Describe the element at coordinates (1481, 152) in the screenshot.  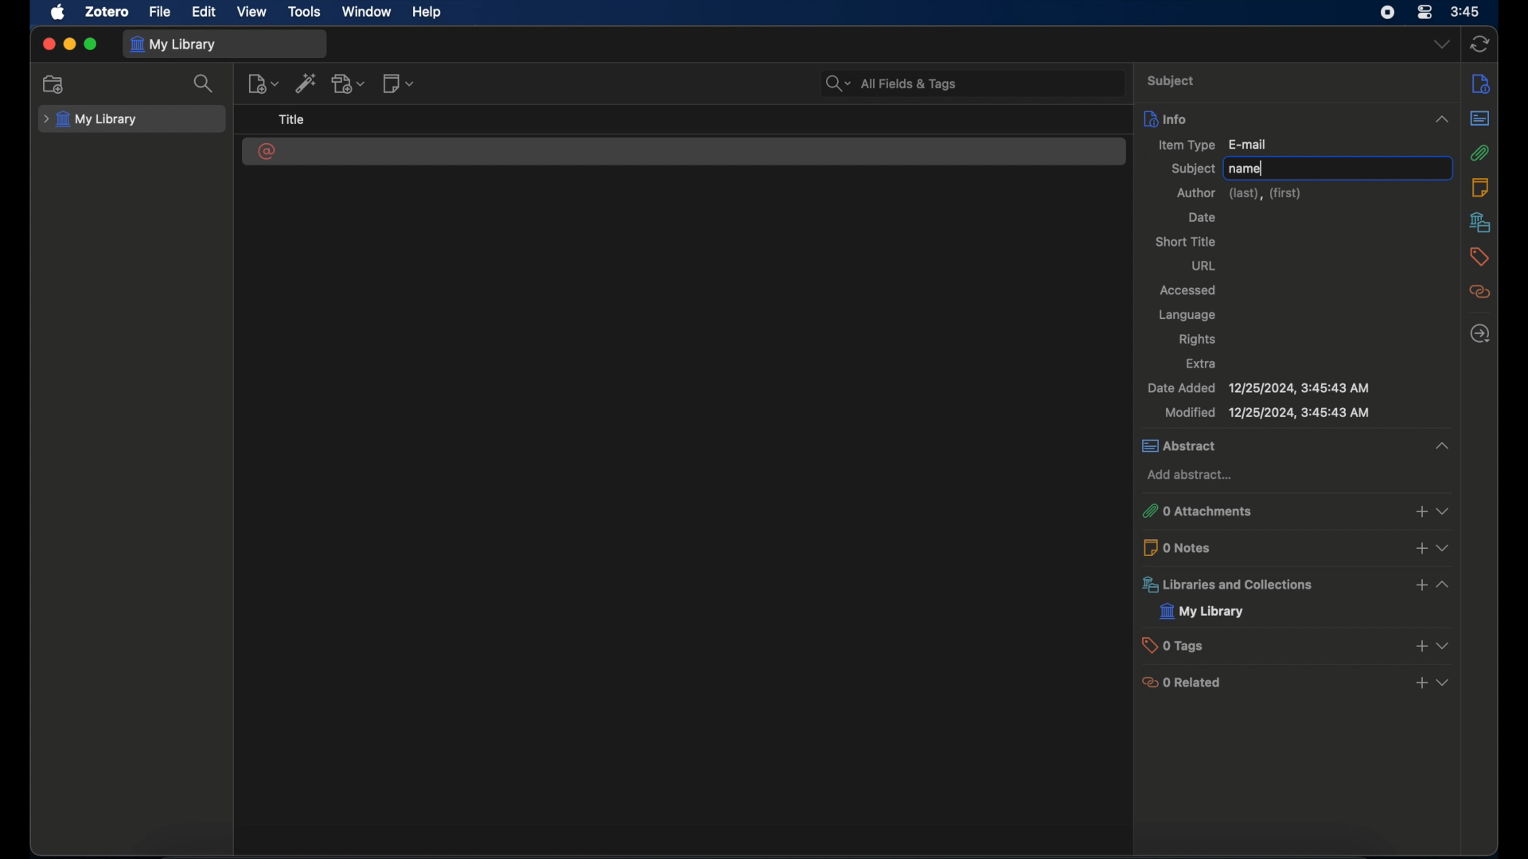
I see `attachments` at that location.